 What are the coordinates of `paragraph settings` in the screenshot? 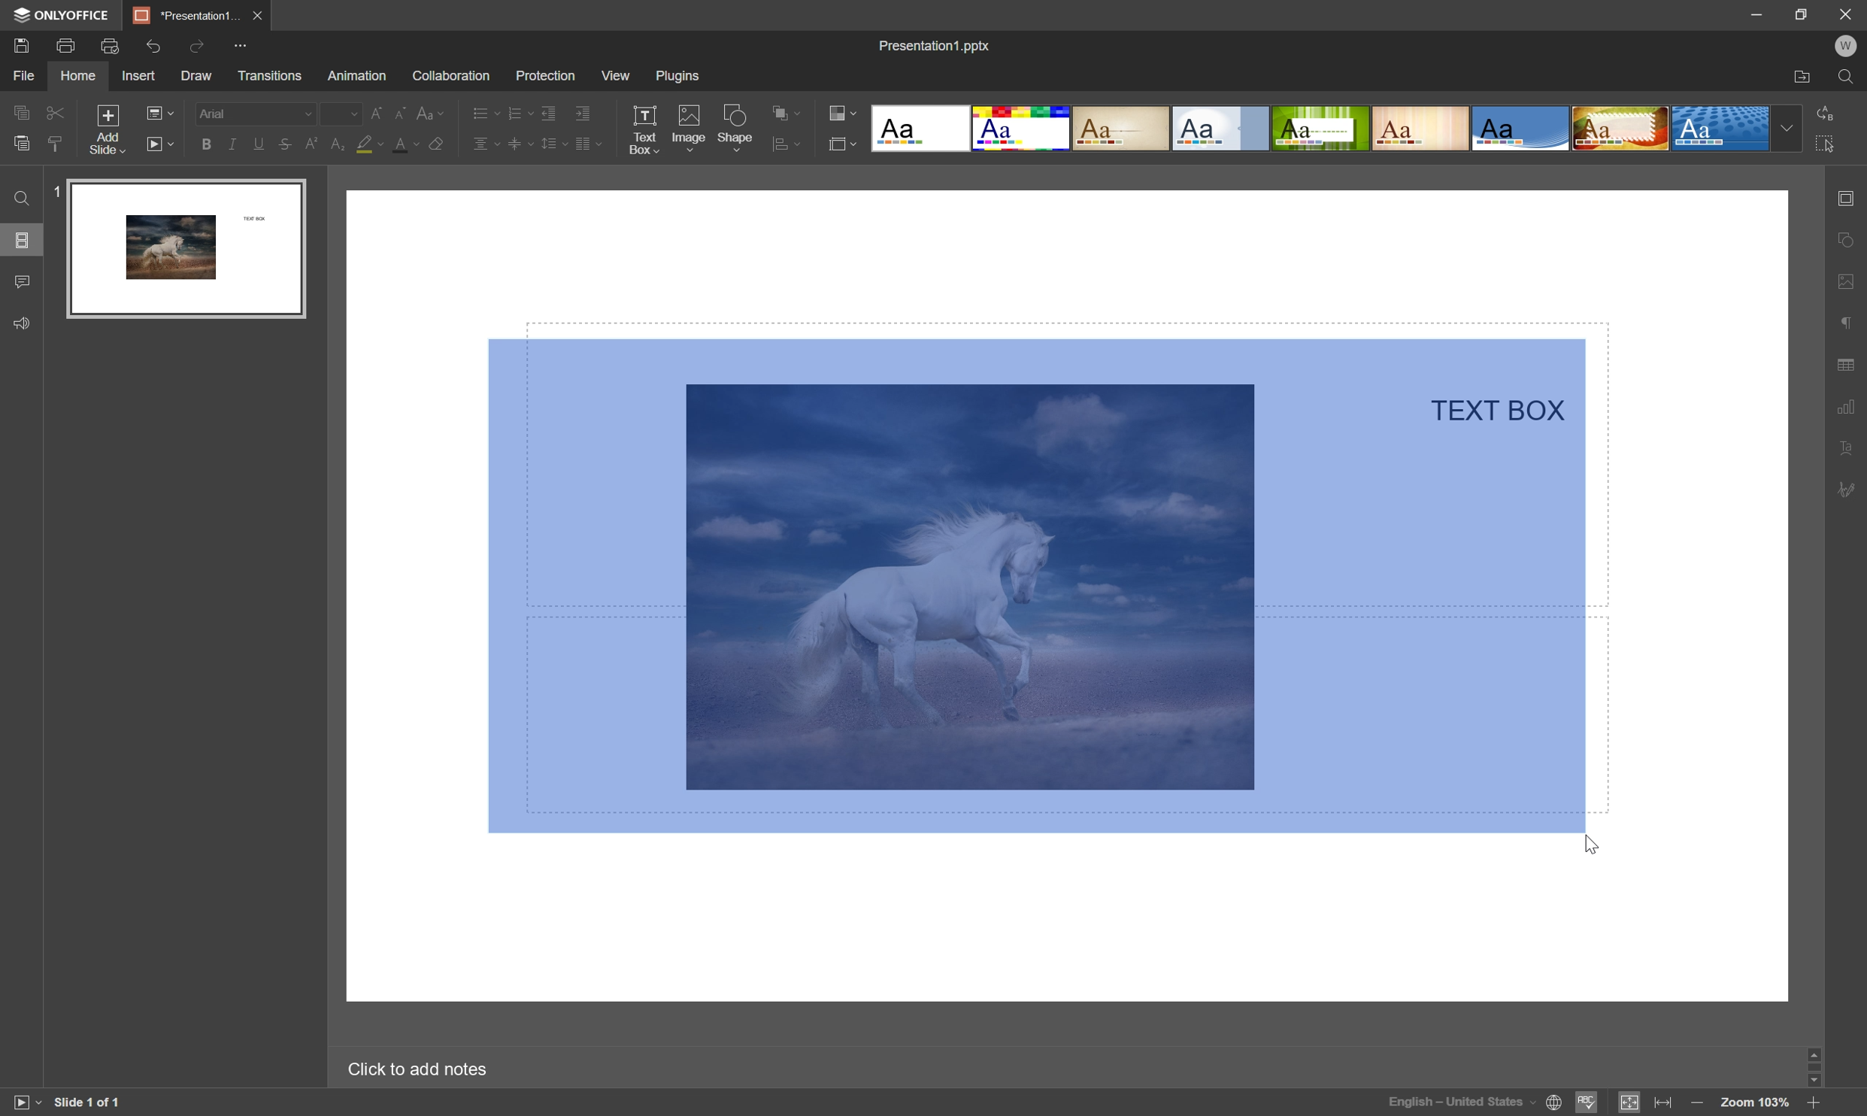 It's located at (1847, 323).